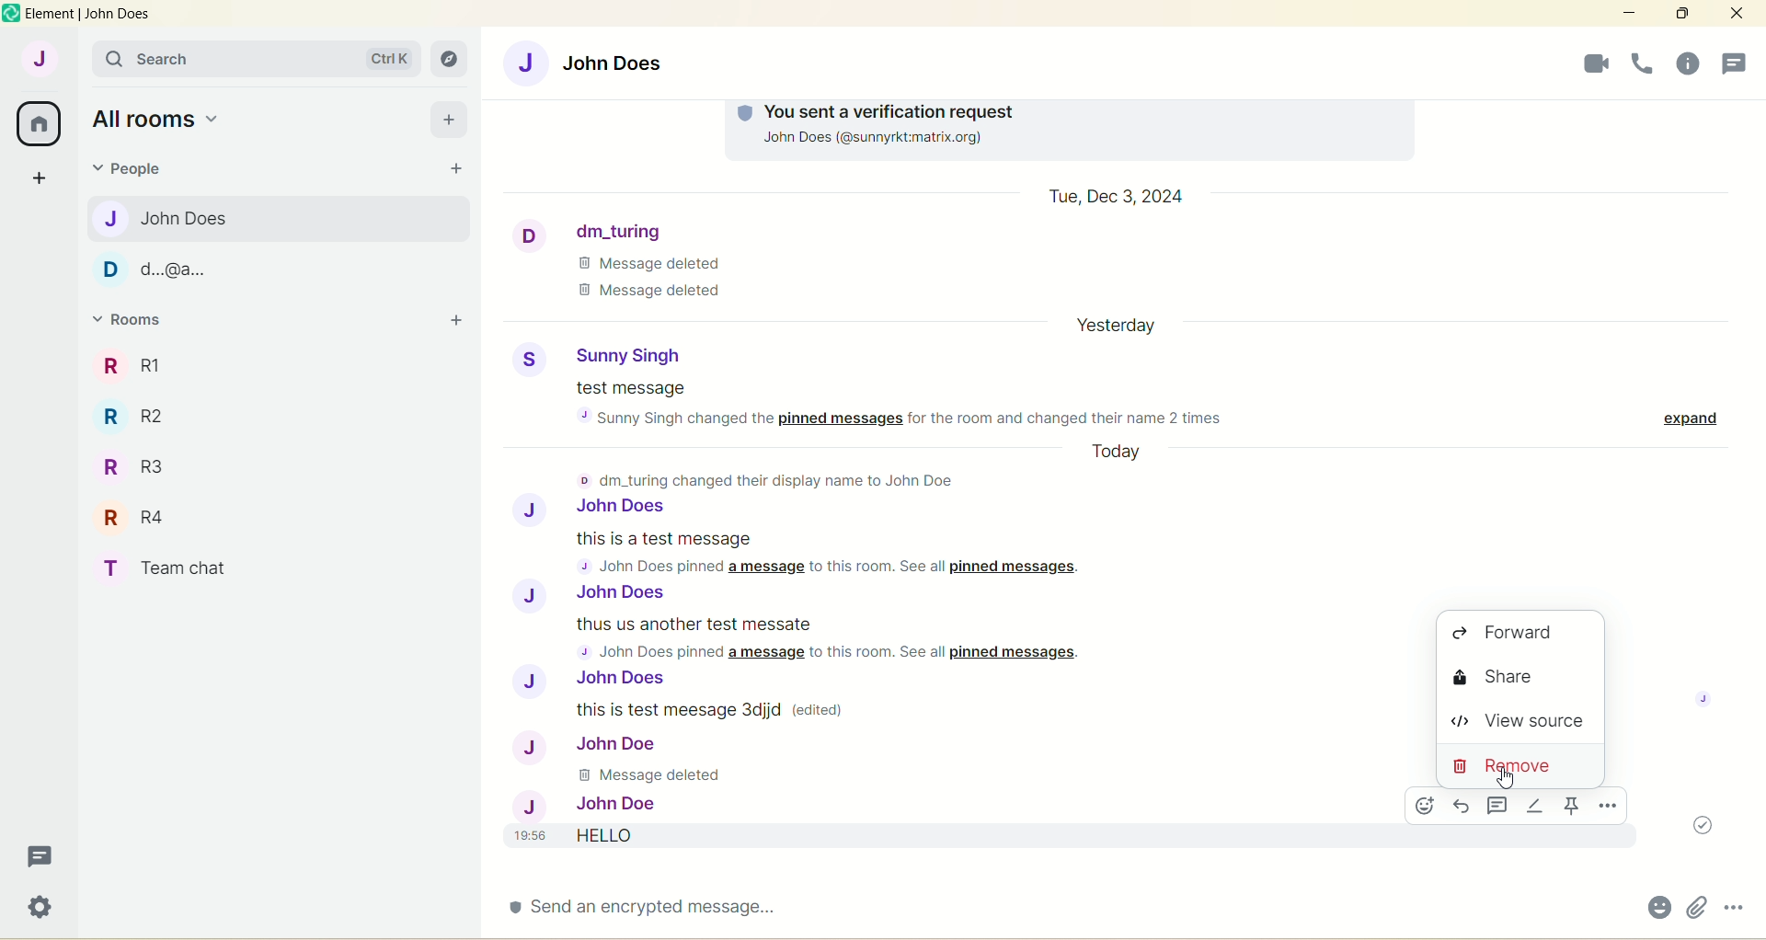  Describe the element at coordinates (588, 63) in the screenshot. I see `John Does` at that location.